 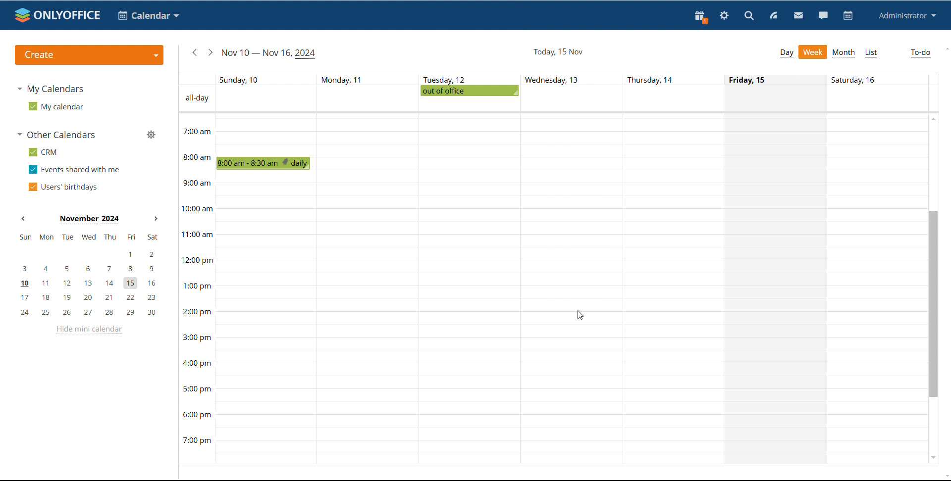 What do you see at coordinates (92, 297) in the screenshot?
I see `17, 18, 19, 20, 21, 22, 23` at bounding box center [92, 297].